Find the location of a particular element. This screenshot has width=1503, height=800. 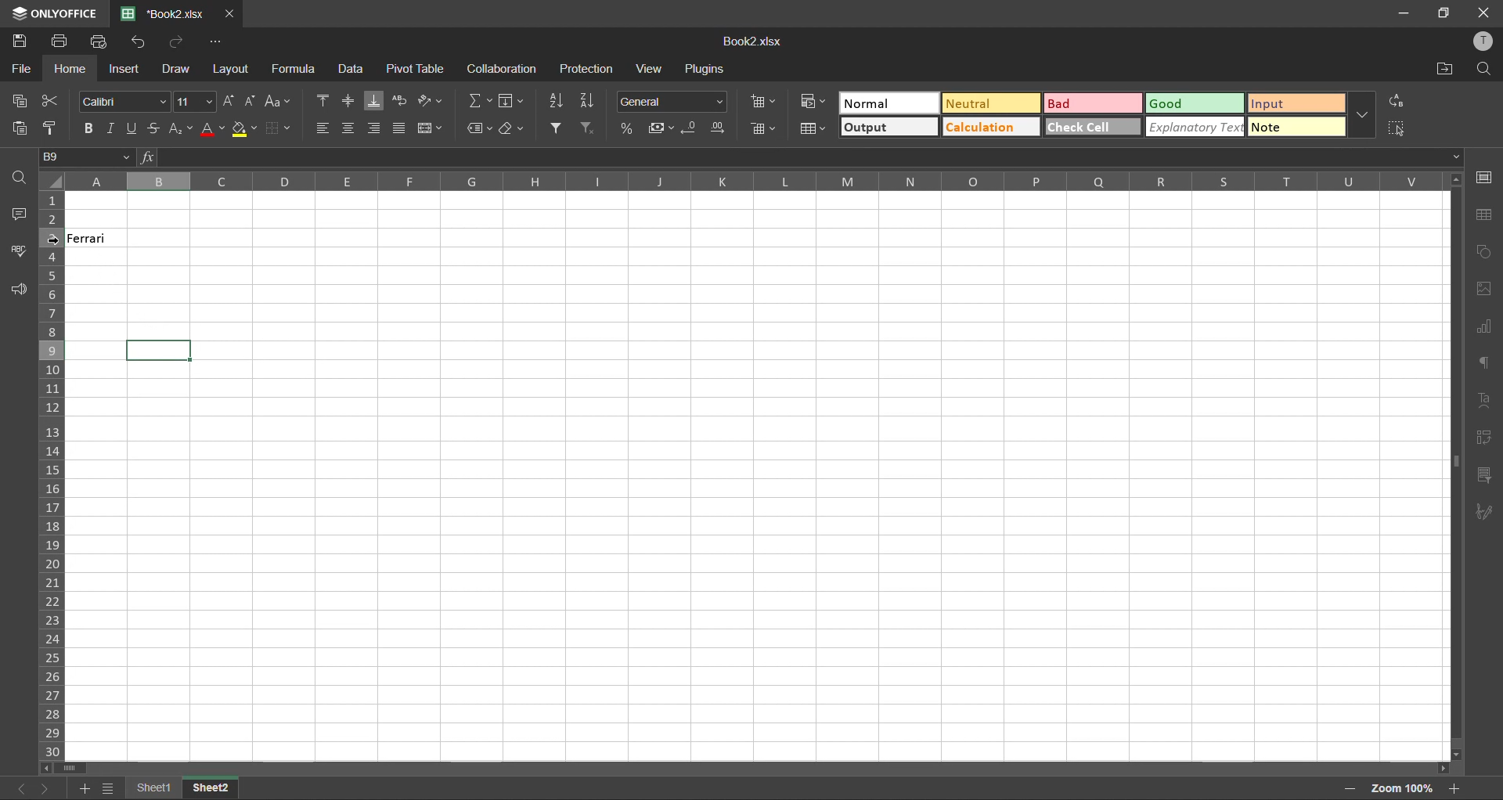

zoom in is located at coordinates (1456, 786).